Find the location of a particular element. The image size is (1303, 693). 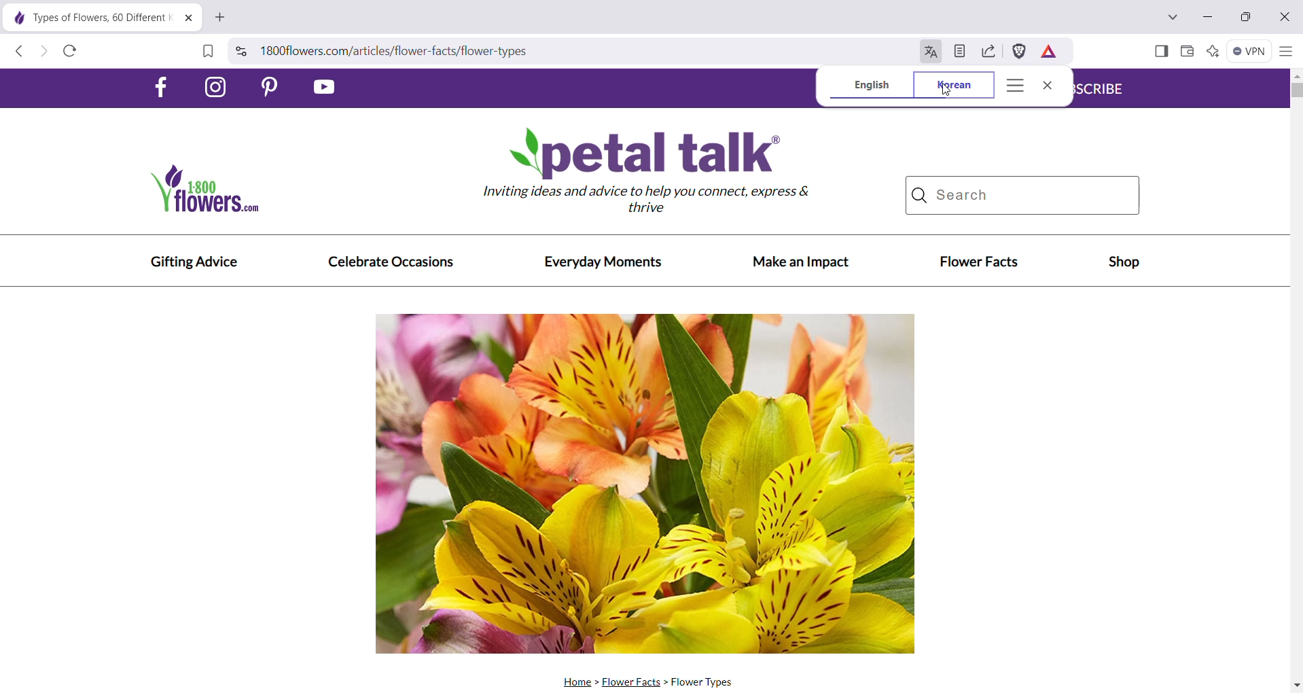

Customize and control Brave is located at coordinates (1286, 50).